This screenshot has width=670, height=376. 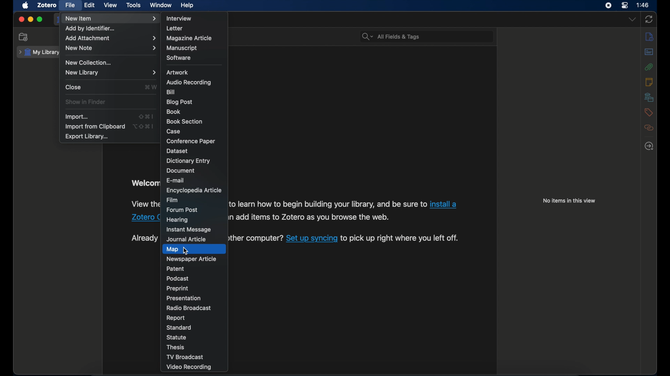 What do you see at coordinates (189, 38) in the screenshot?
I see `magazine article` at bounding box center [189, 38].